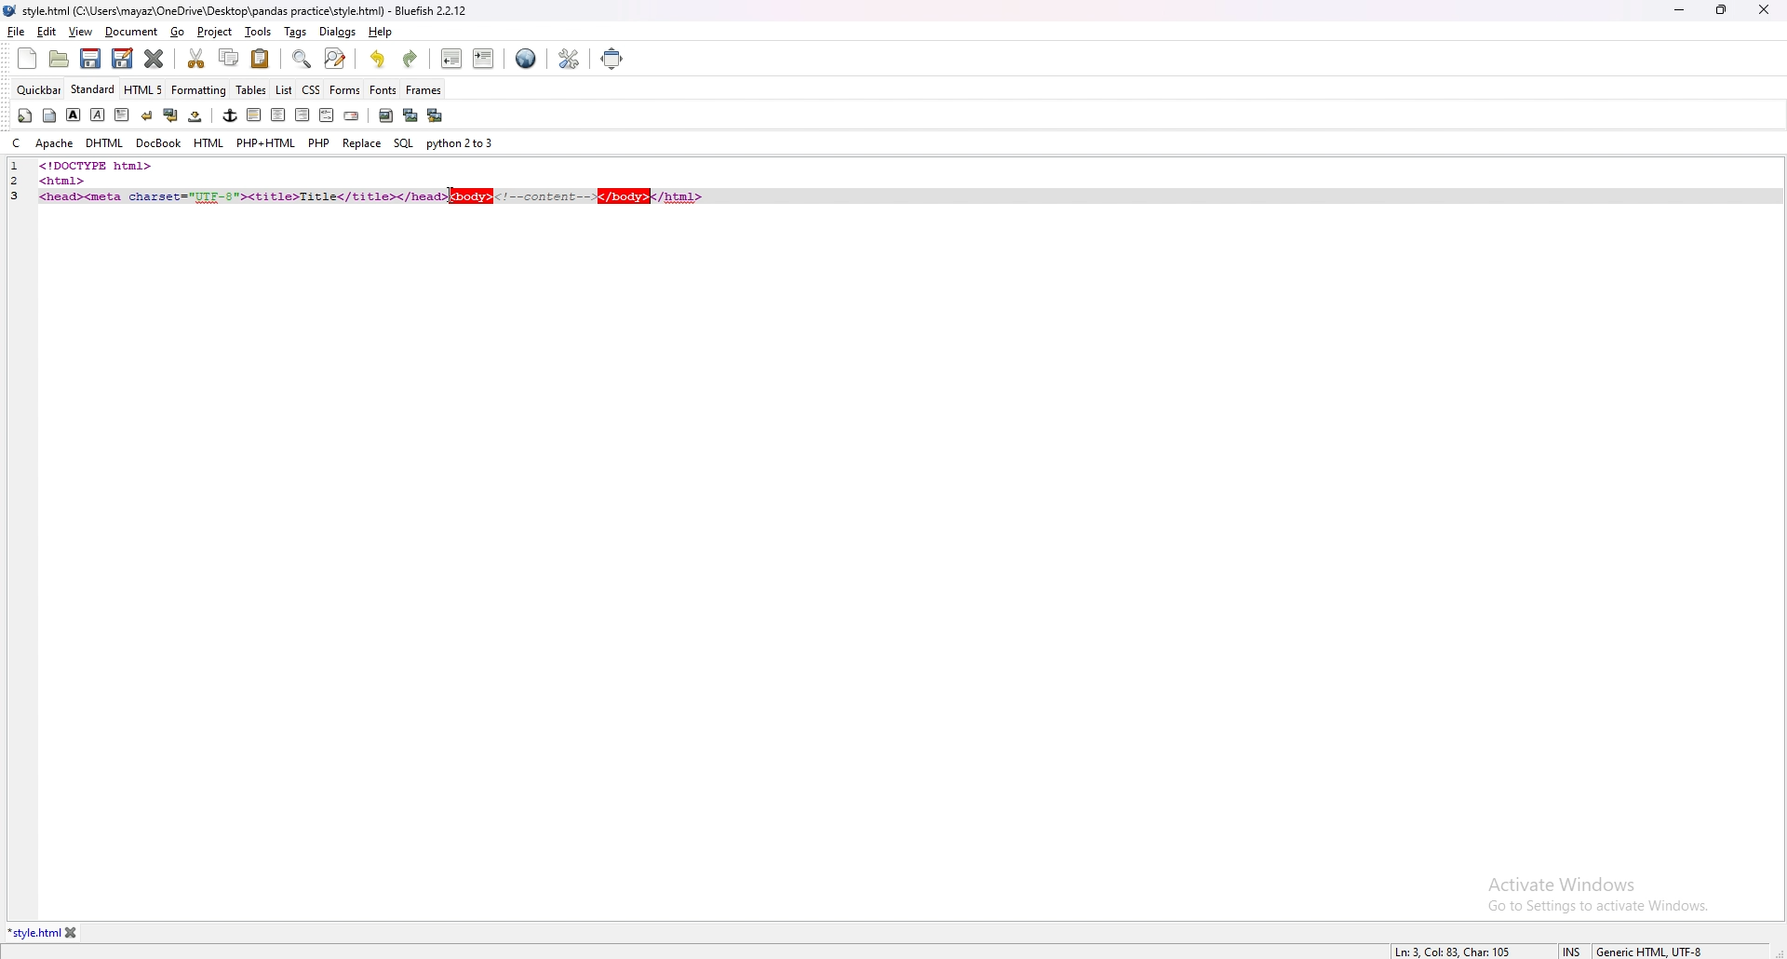  I want to click on close tab, so click(72, 933).